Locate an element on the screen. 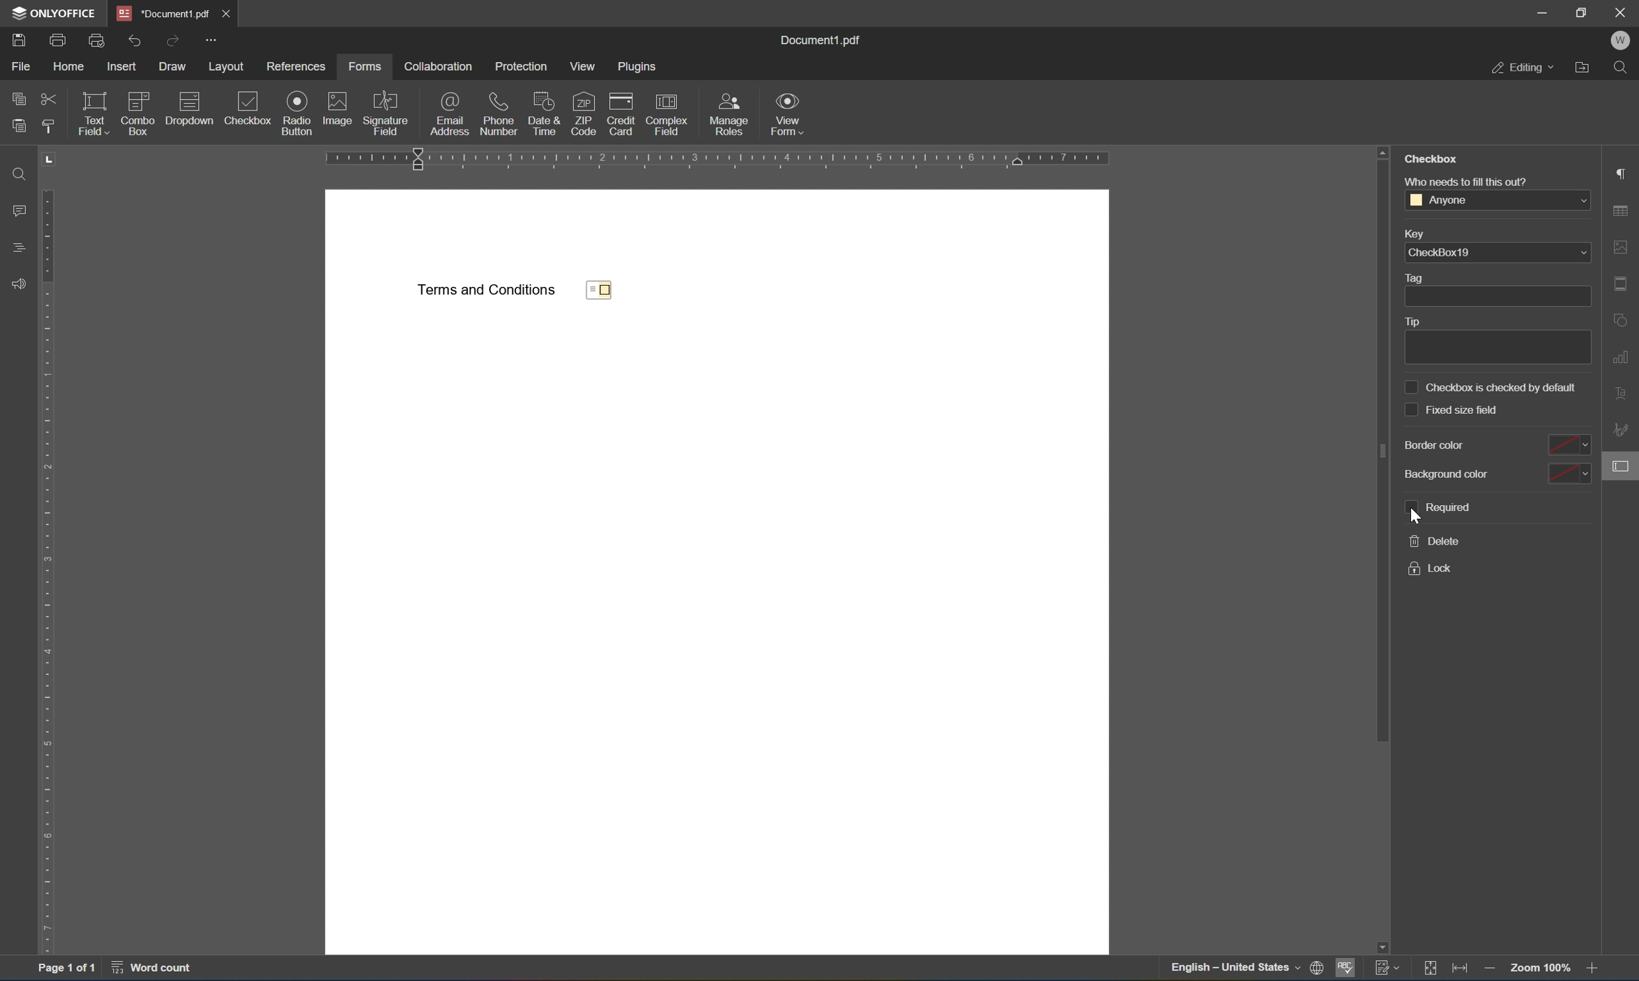 The width and height of the screenshot is (1639, 981). collaboration is located at coordinates (438, 66).